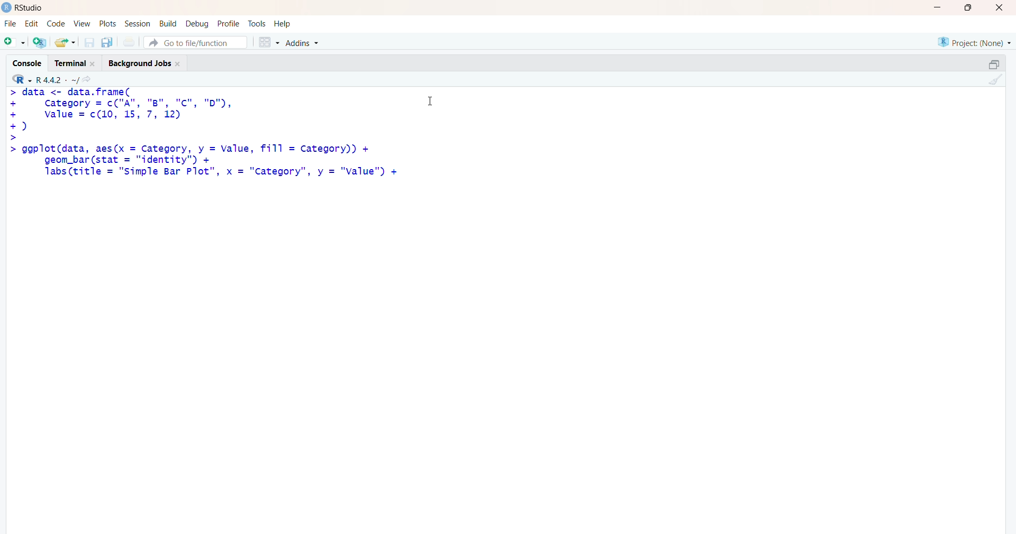 The height and width of the screenshot is (534, 1016). Describe the element at coordinates (39, 42) in the screenshot. I see `create a project` at that location.